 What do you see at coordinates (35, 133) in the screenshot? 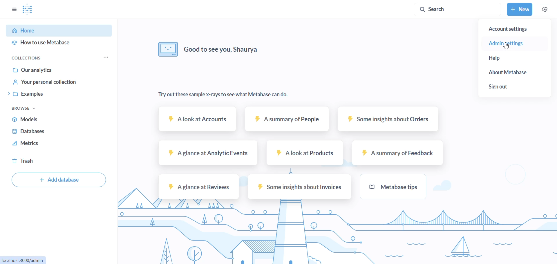
I see `databases` at bounding box center [35, 133].